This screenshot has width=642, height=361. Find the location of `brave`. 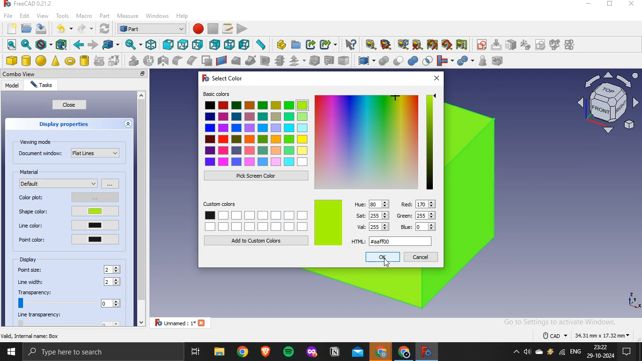

brave is located at coordinates (266, 351).